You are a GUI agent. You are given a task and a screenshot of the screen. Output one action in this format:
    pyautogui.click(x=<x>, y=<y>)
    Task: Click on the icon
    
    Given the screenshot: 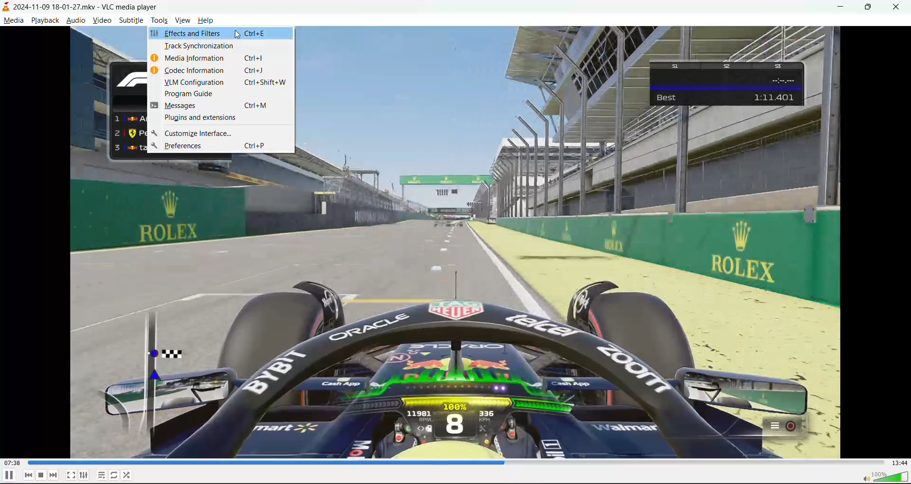 What is the action you would take?
    pyautogui.click(x=154, y=134)
    